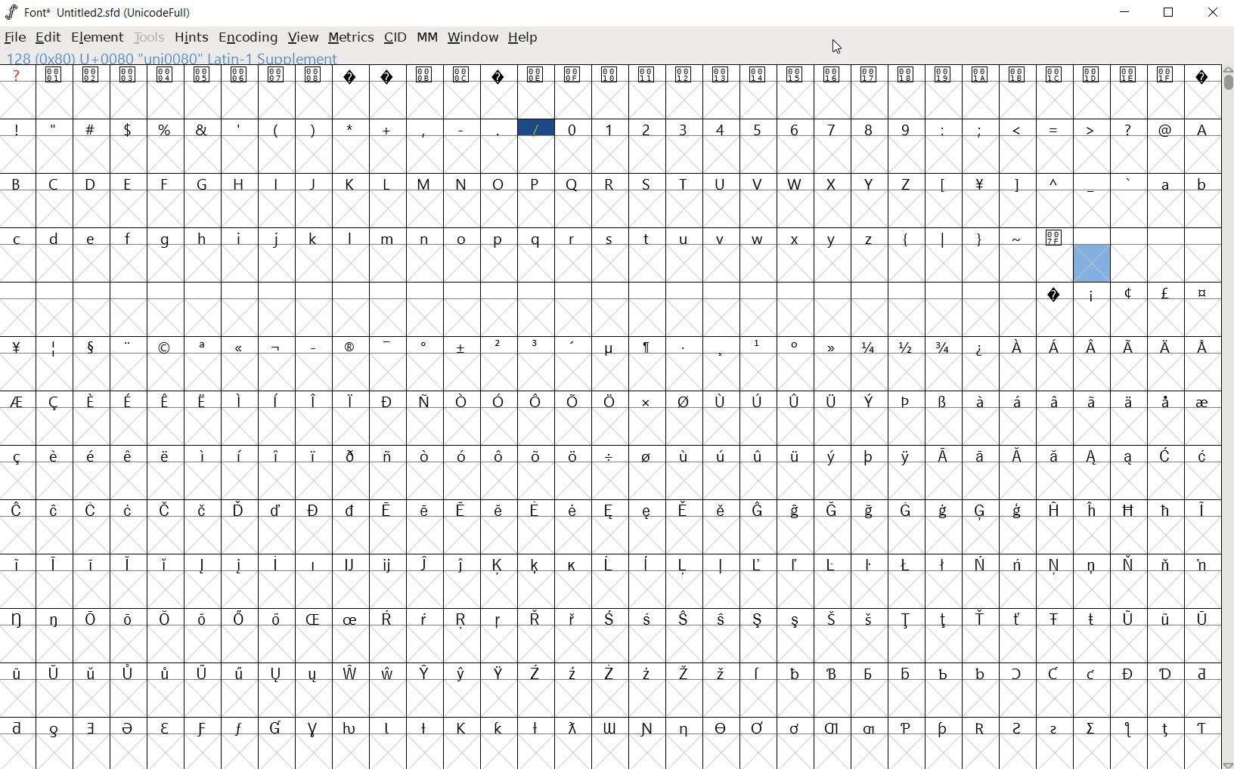 The image size is (1234, 769). Describe the element at coordinates (720, 402) in the screenshot. I see `glyph` at that location.